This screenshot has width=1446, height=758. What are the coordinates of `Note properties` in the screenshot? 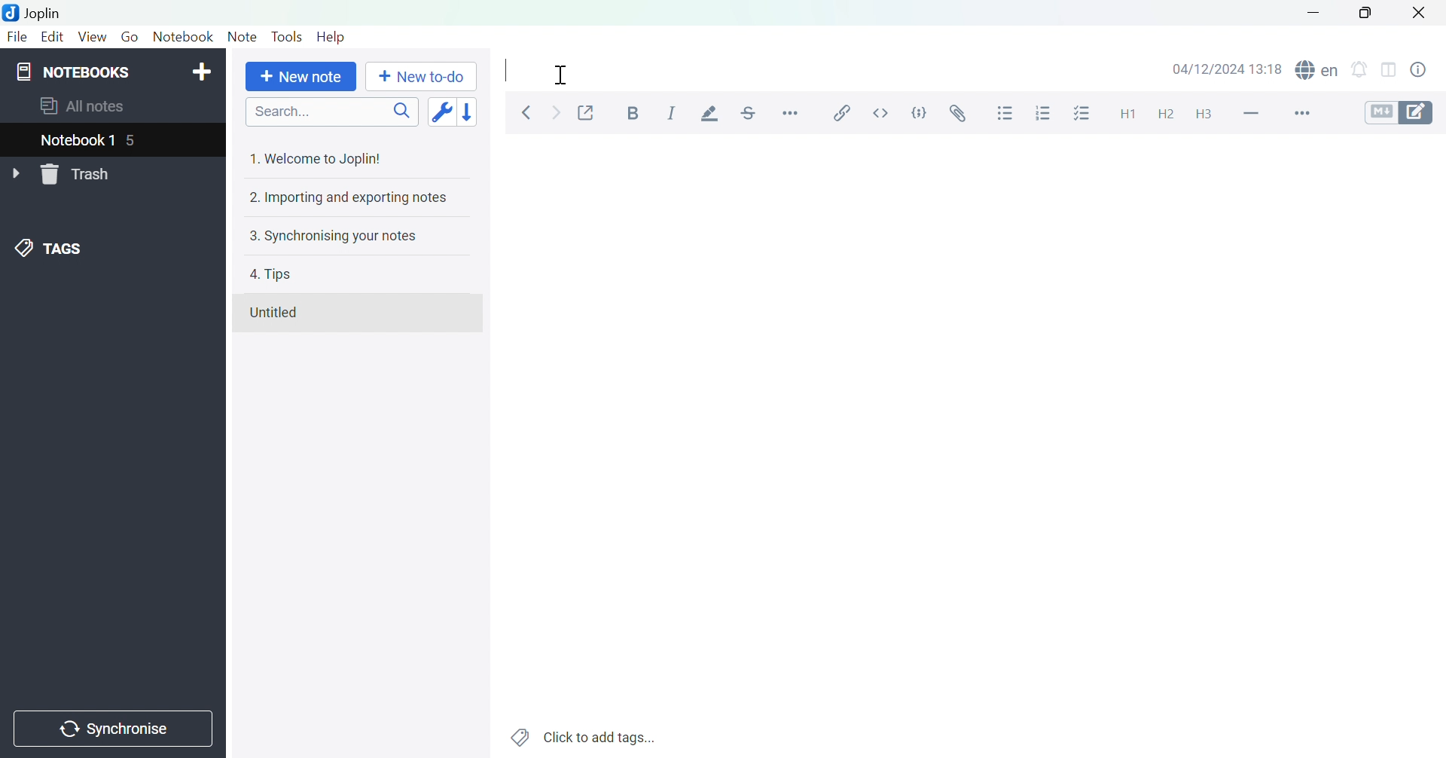 It's located at (1425, 70).